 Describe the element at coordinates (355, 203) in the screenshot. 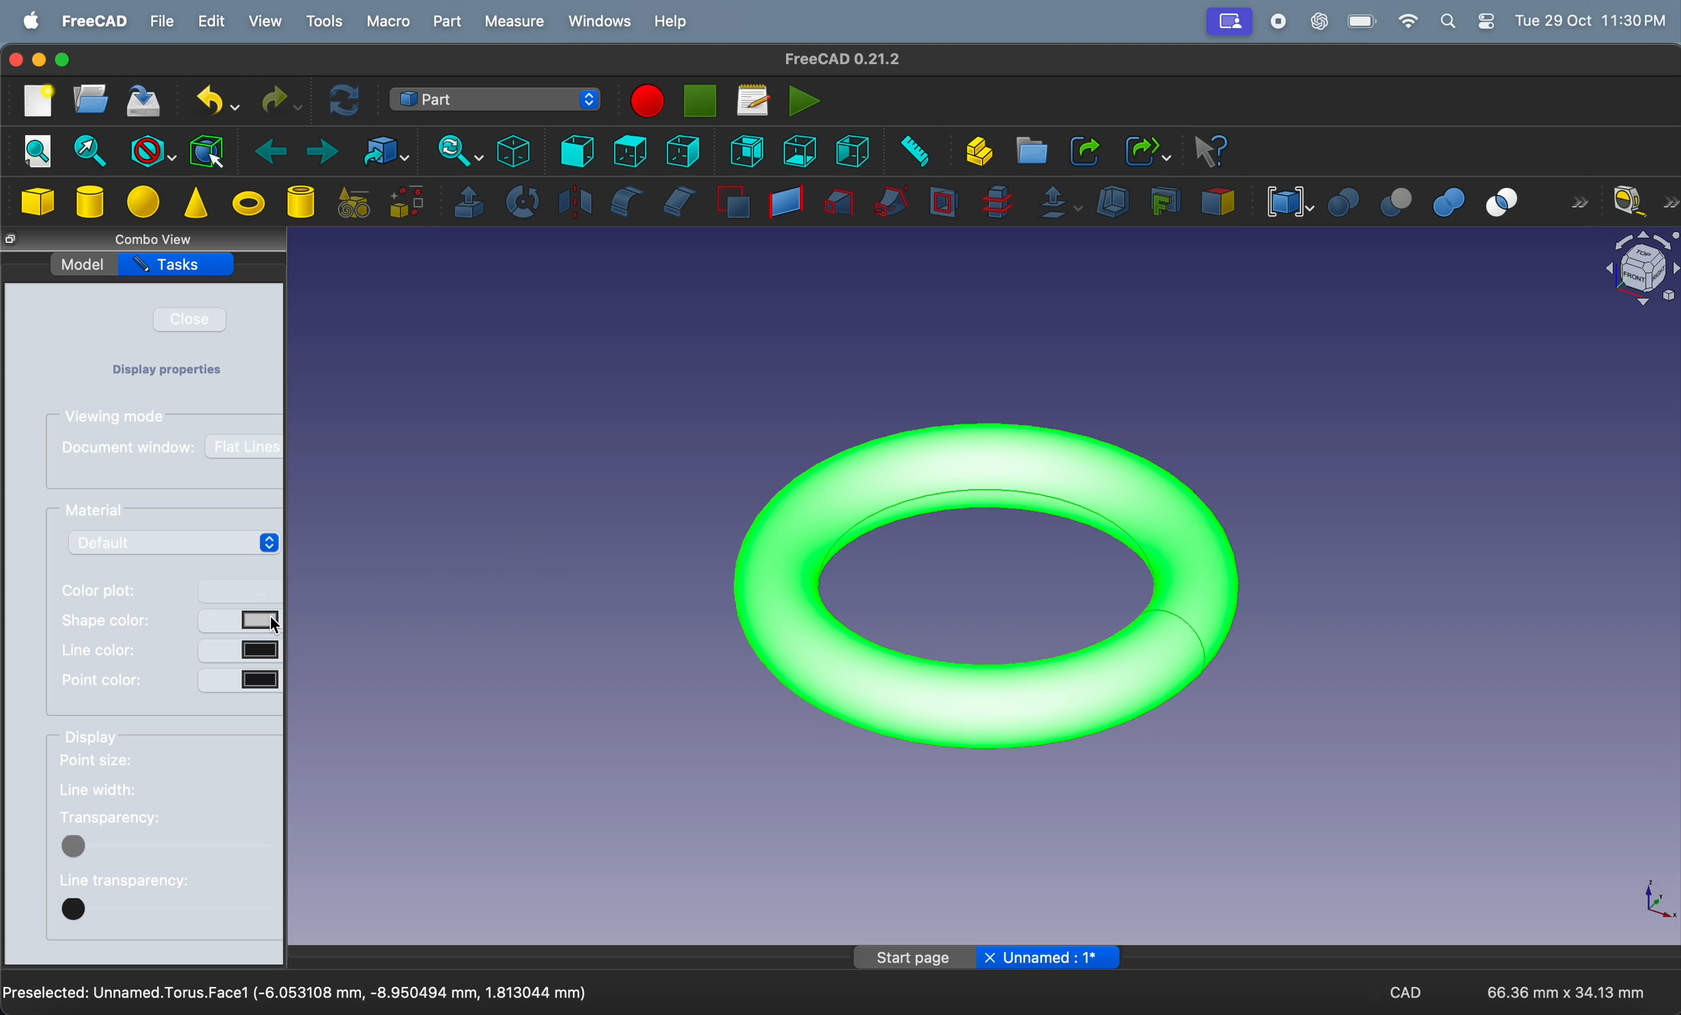

I see `create primitives` at that location.